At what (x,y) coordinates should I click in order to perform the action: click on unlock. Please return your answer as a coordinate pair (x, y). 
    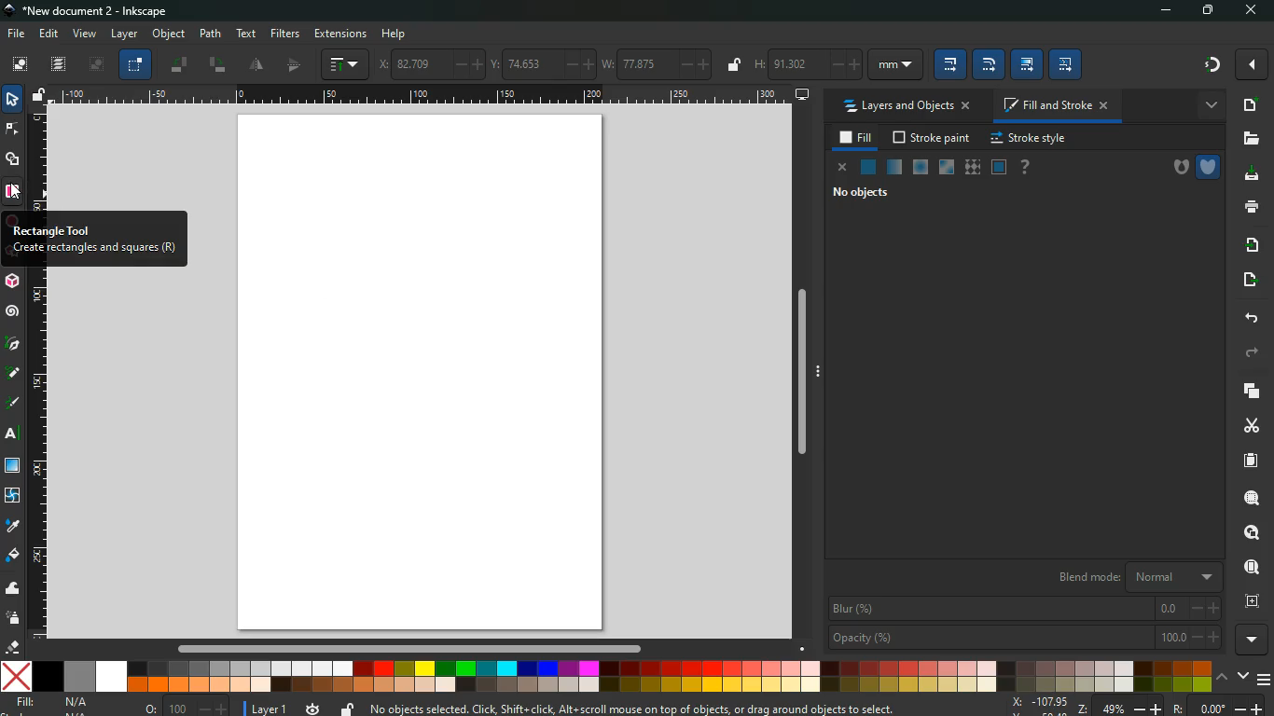
    Looking at the image, I should click on (42, 97).